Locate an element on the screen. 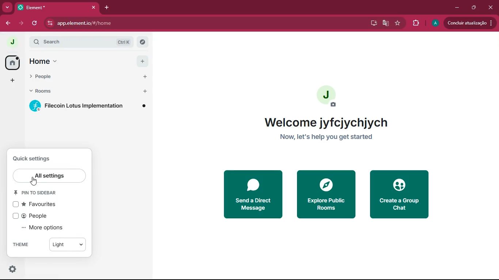 The height and width of the screenshot is (280, 499). close is located at coordinates (490, 7).